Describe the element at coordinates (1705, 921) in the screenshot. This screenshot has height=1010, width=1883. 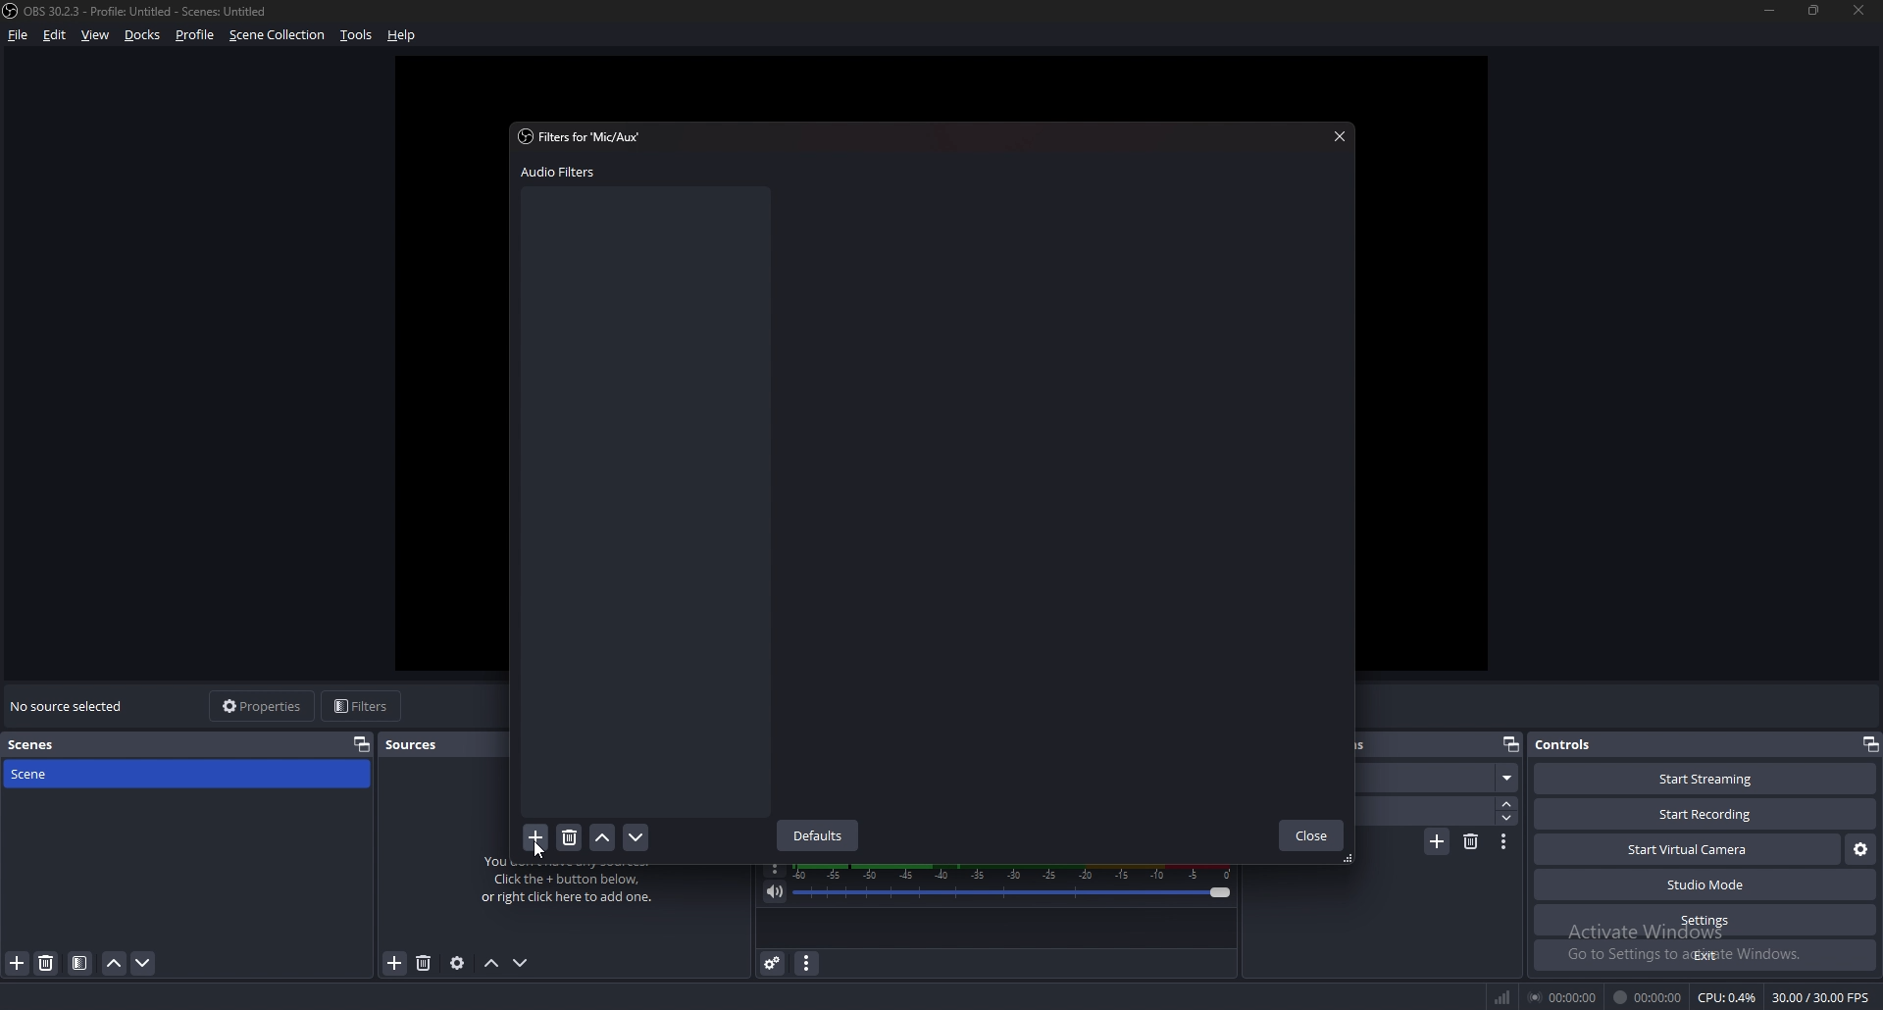
I see `settings` at that location.